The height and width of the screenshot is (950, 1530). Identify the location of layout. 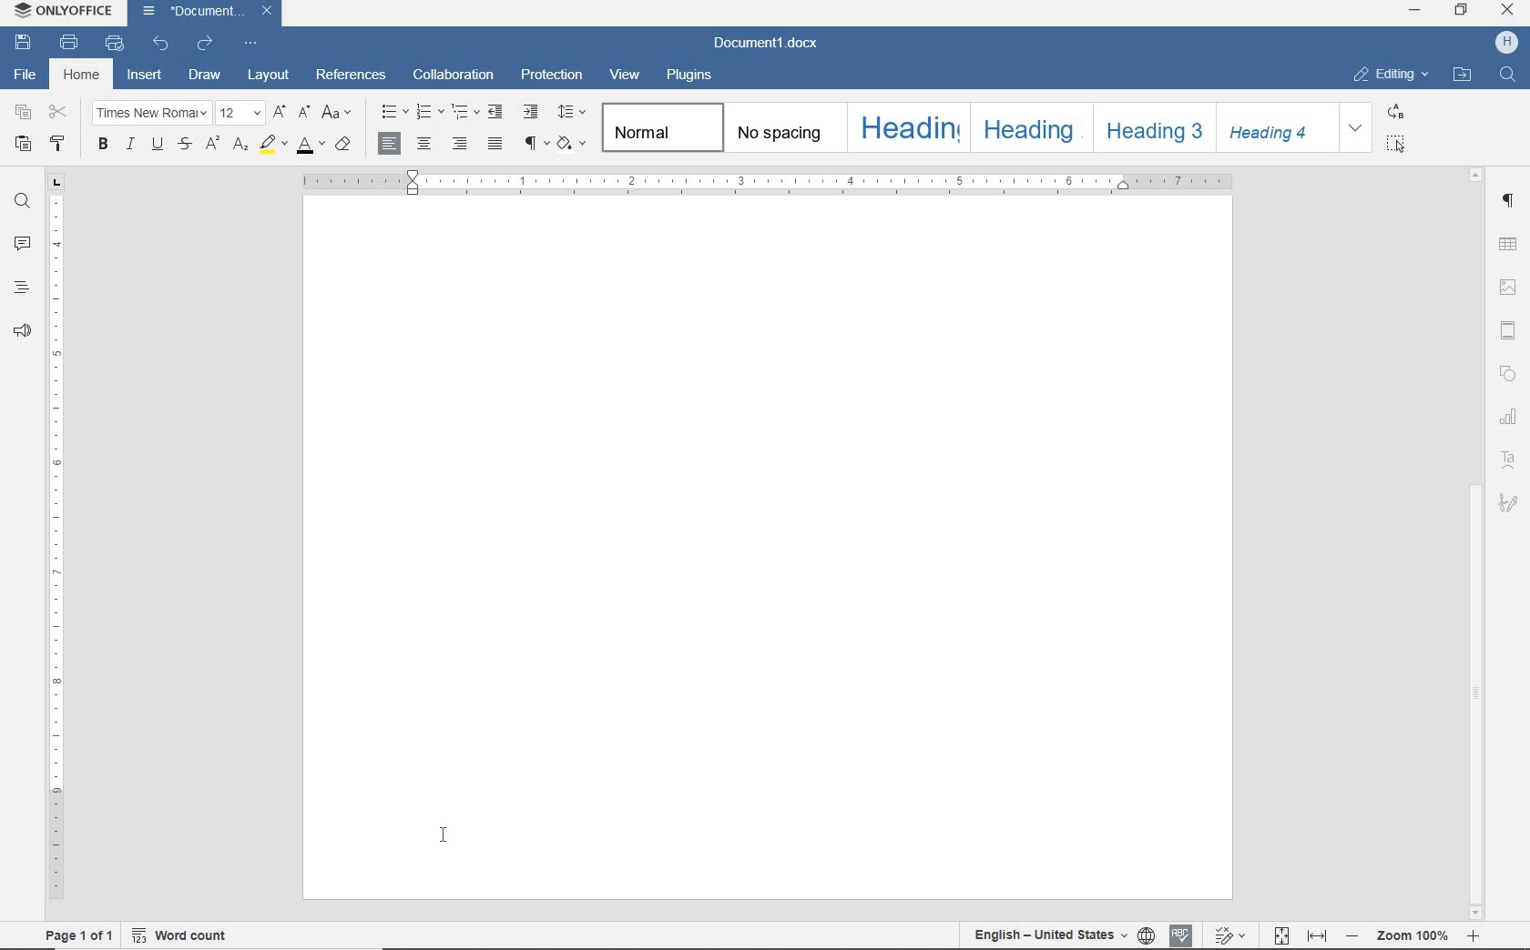
(269, 76).